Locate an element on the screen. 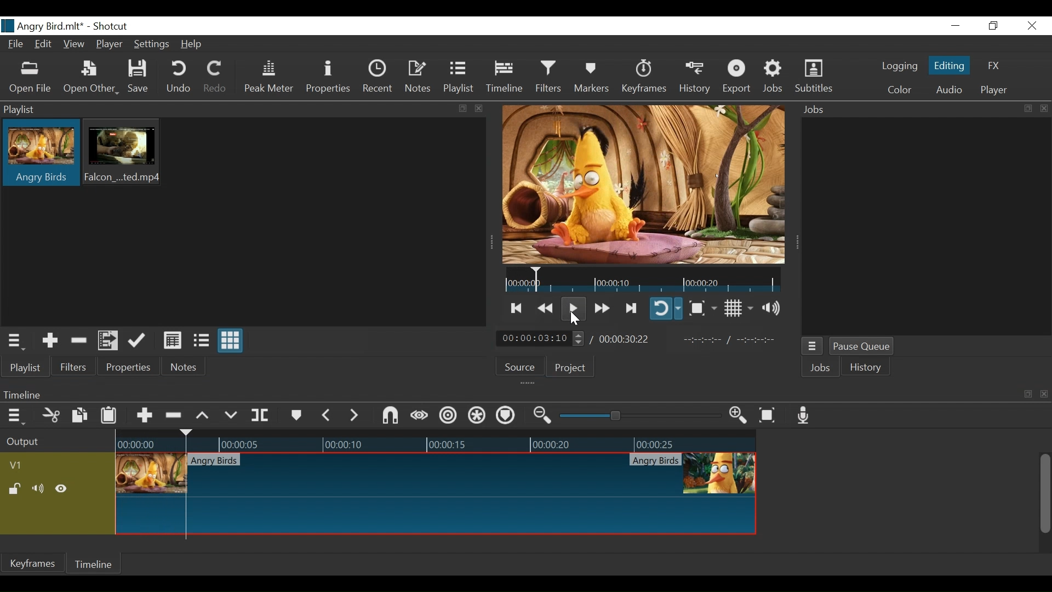 The height and width of the screenshot is (592, 1052). File Name is located at coordinates (43, 26).